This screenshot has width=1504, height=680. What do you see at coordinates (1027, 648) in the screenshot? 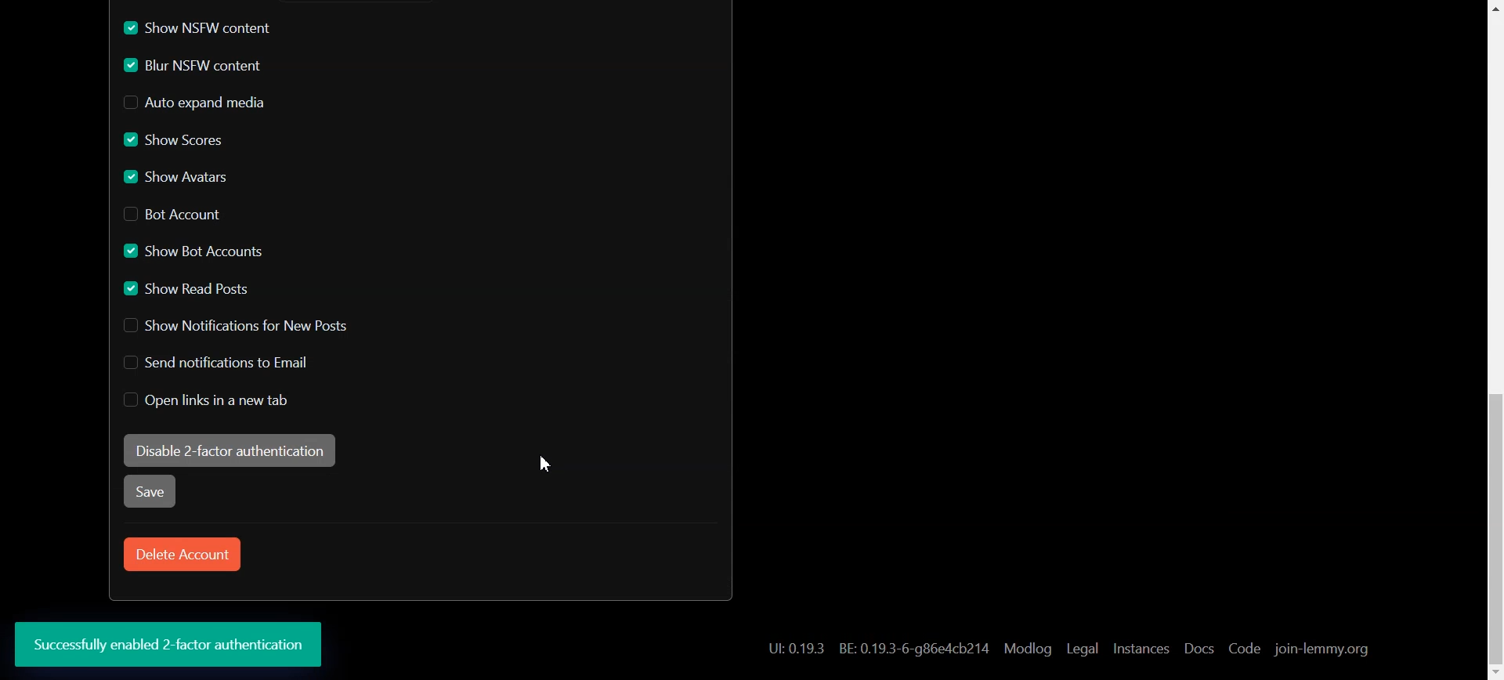
I see `Modlog` at bounding box center [1027, 648].